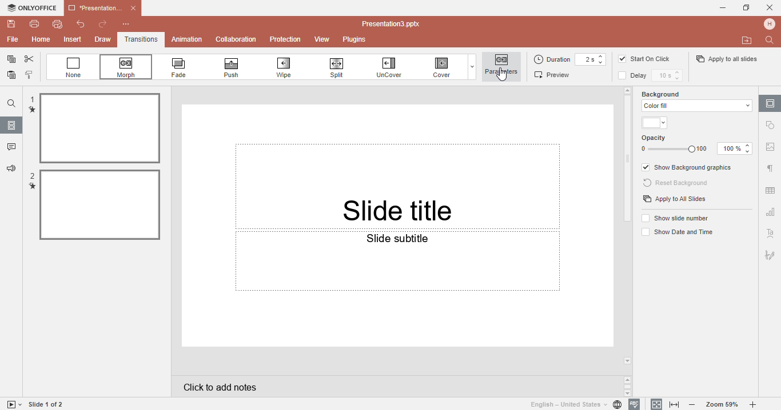 The width and height of the screenshot is (781, 410). What do you see at coordinates (33, 187) in the screenshot?
I see `transition mark` at bounding box center [33, 187].